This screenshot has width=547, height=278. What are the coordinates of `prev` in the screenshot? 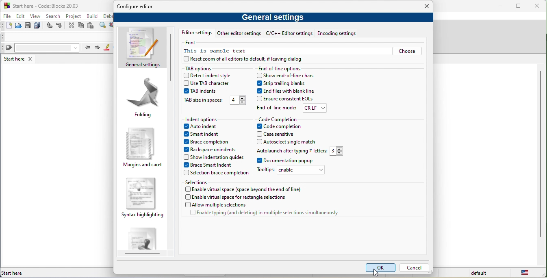 It's located at (89, 47).